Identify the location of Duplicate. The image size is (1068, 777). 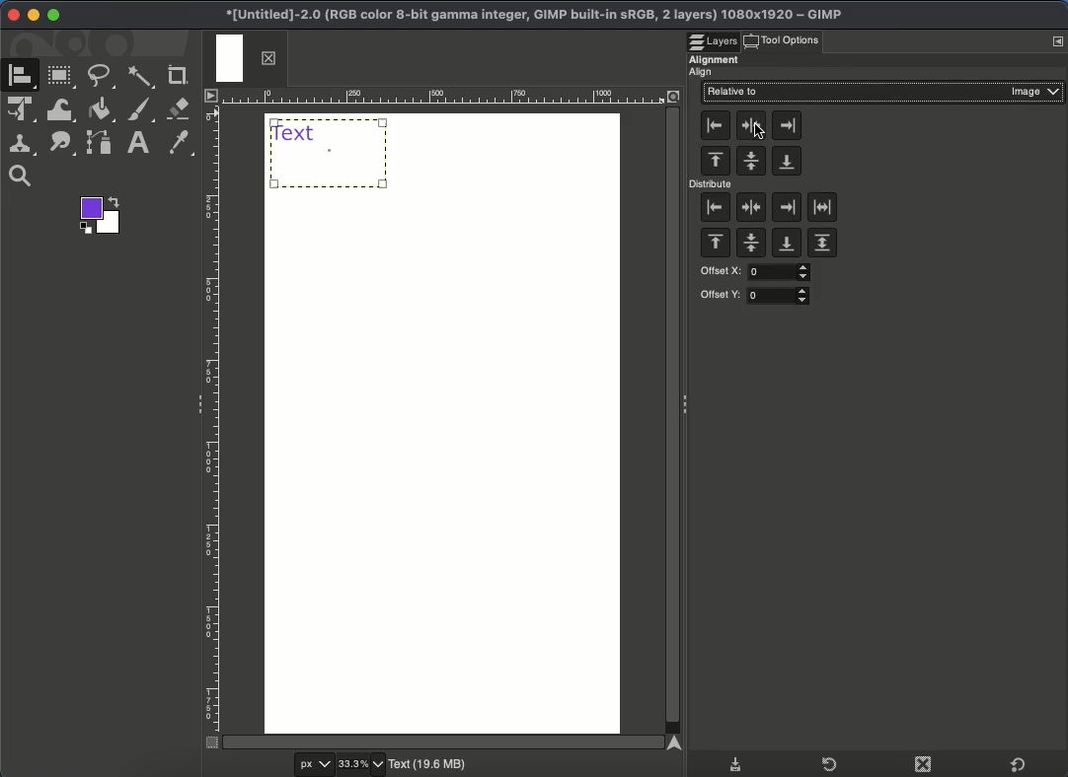
(922, 766).